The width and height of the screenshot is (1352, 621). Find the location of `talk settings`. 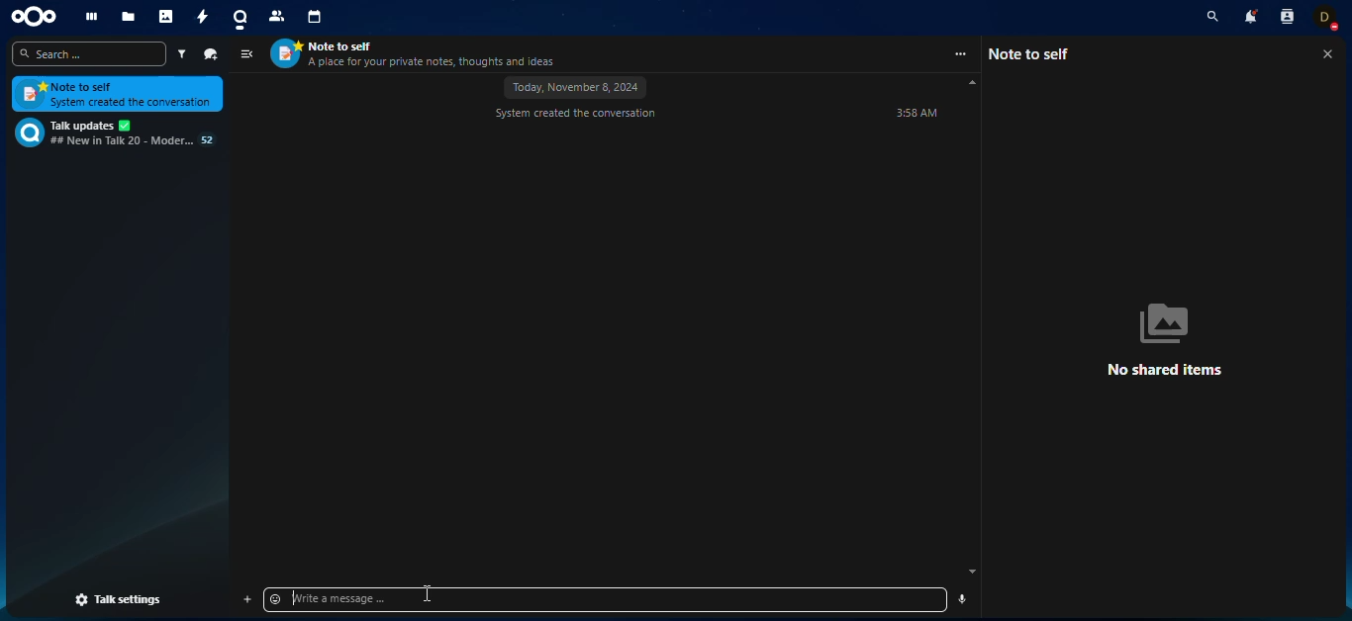

talk settings is located at coordinates (119, 600).